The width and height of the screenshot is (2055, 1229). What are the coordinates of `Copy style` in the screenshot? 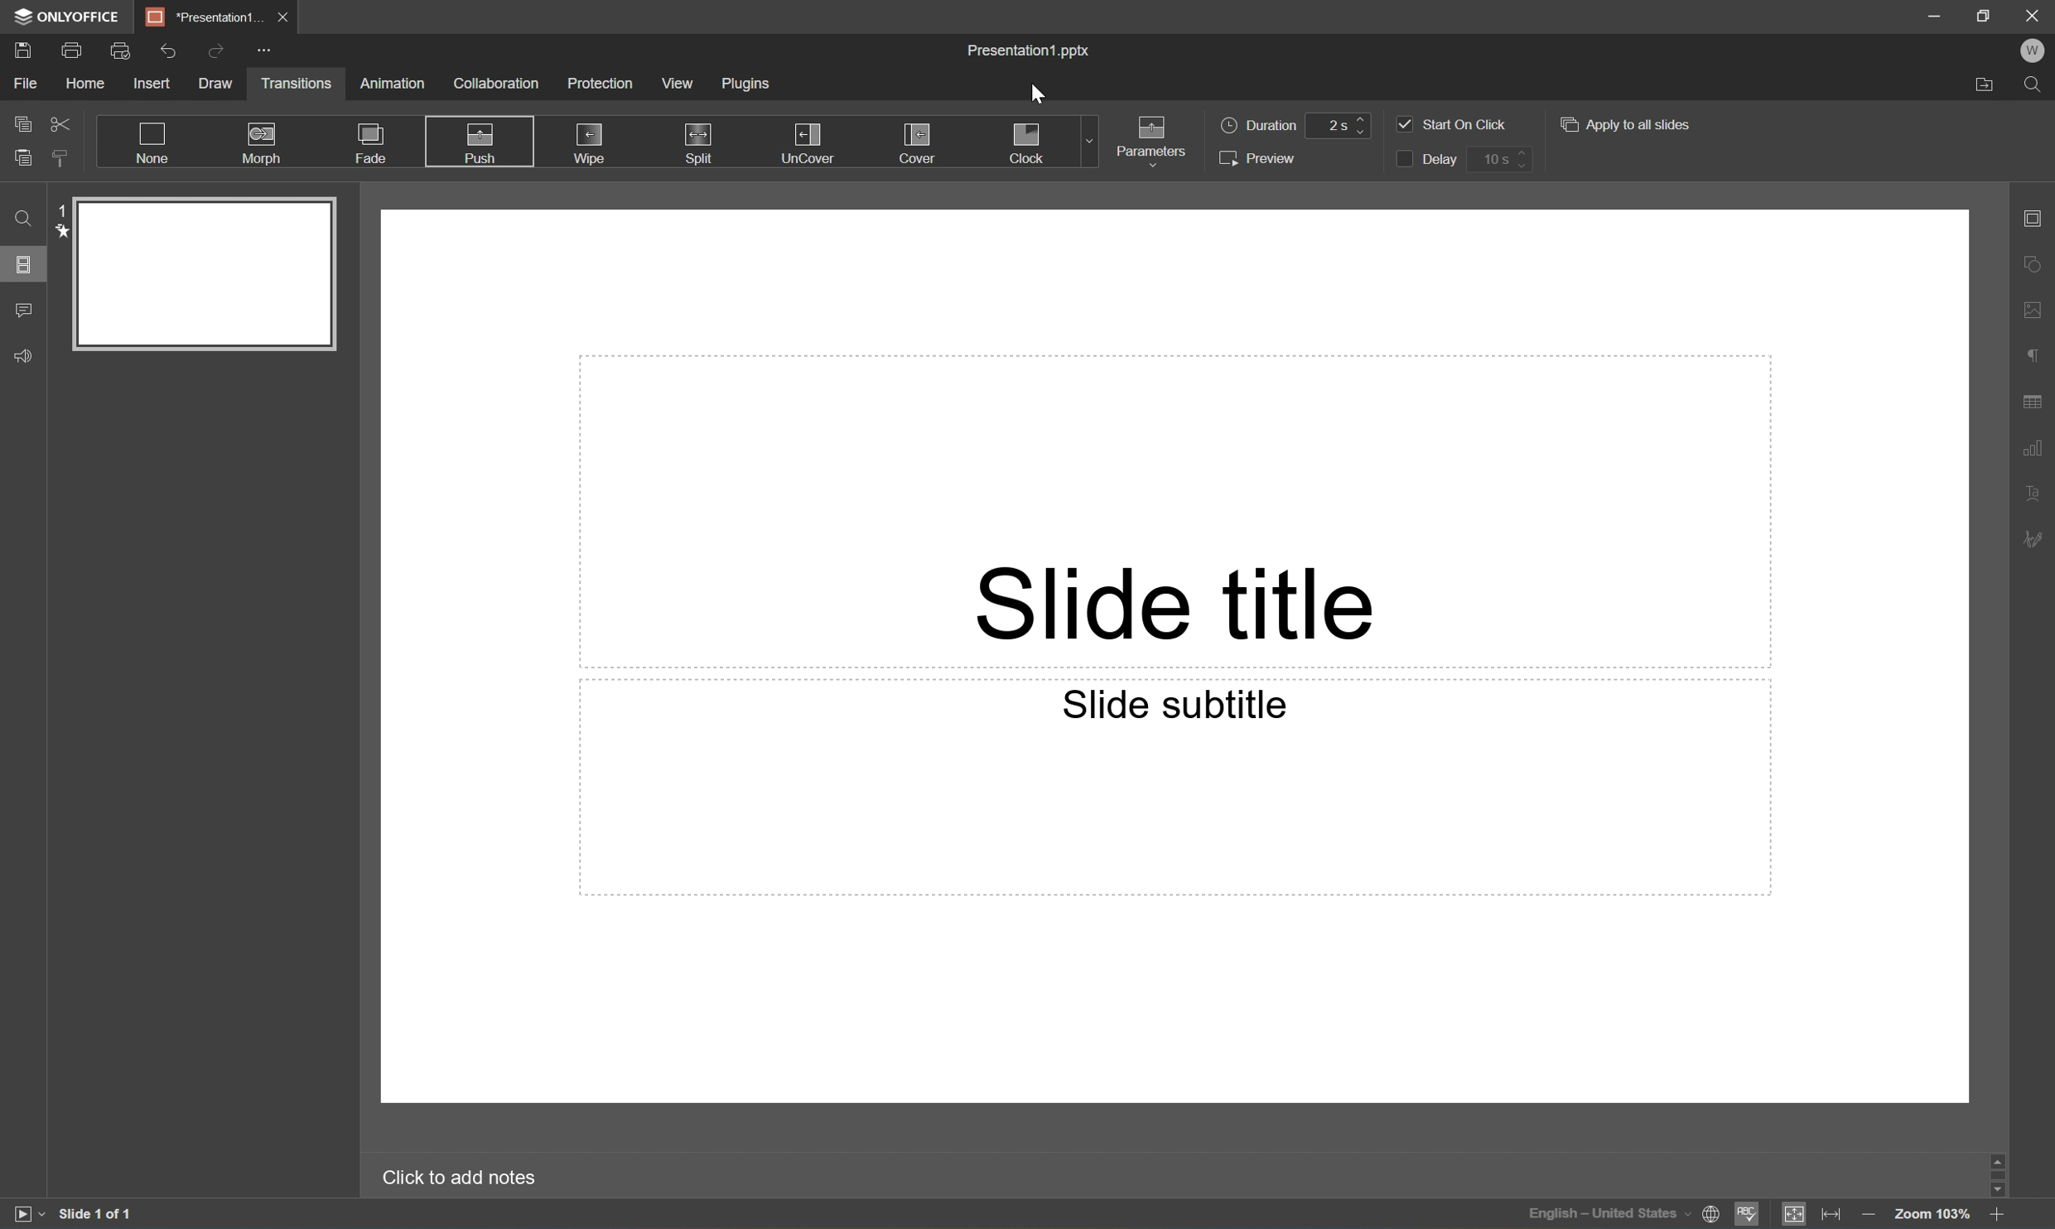 It's located at (60, 160).